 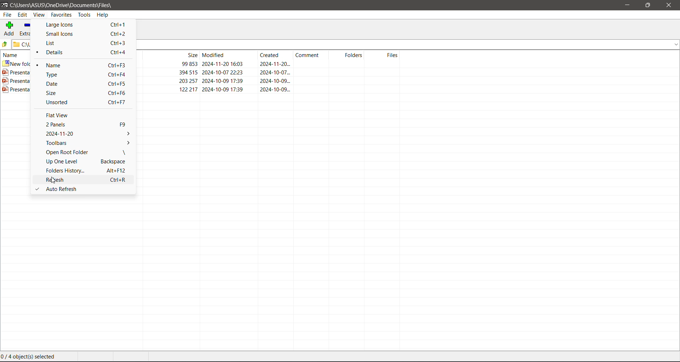 I want to click on Ctrl+F7, so click(x=119, y=102).